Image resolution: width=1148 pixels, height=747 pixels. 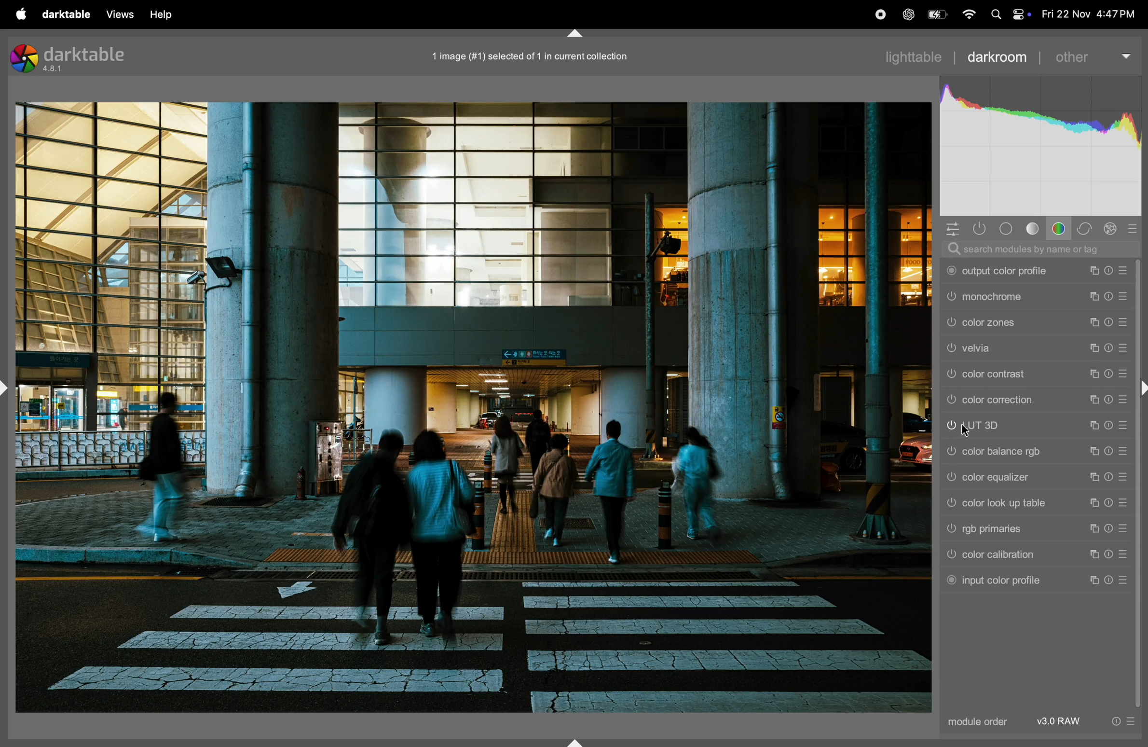 I want to click on LUT 3d, so click(x=1020, y=425).